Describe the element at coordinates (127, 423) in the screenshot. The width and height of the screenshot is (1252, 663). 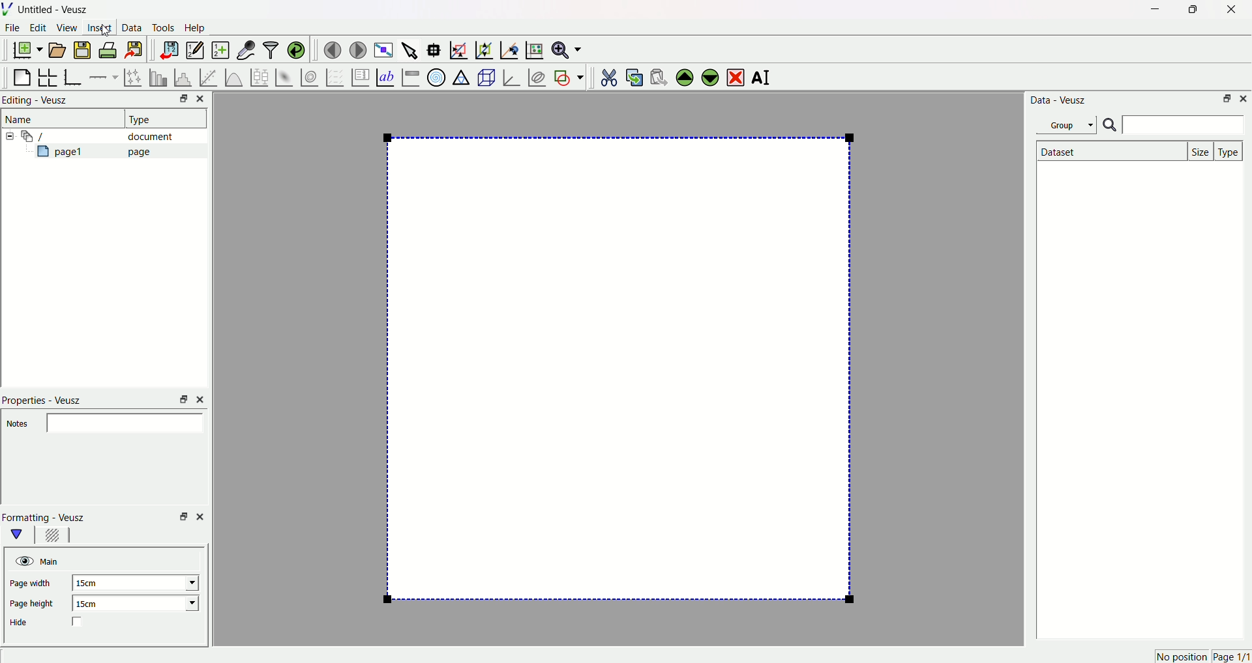
I see `enter notes field` at that location.